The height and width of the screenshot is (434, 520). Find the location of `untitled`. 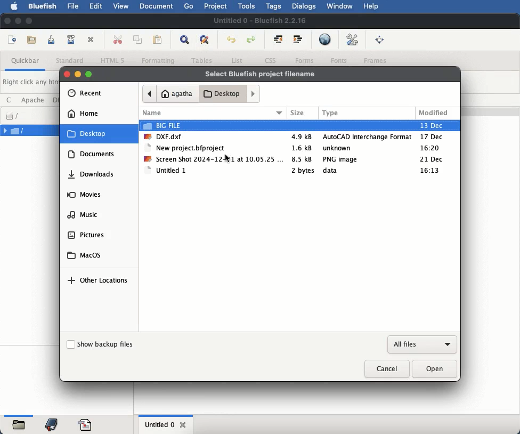

untitled is located at coordinates (166, 171).